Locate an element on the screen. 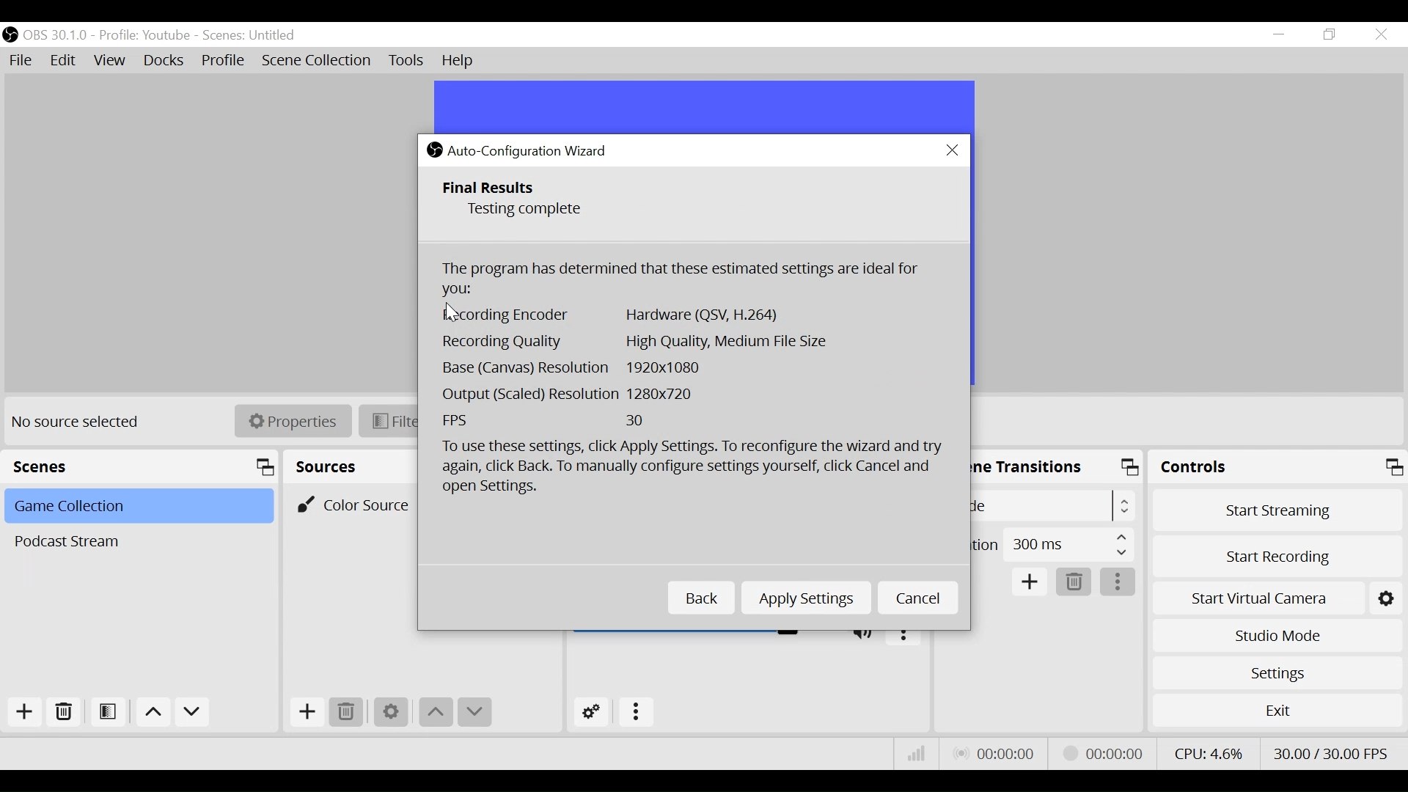 The height and width of the screenshot is (792, 1408). CPU Usage is located at coordinates (1208, 753).